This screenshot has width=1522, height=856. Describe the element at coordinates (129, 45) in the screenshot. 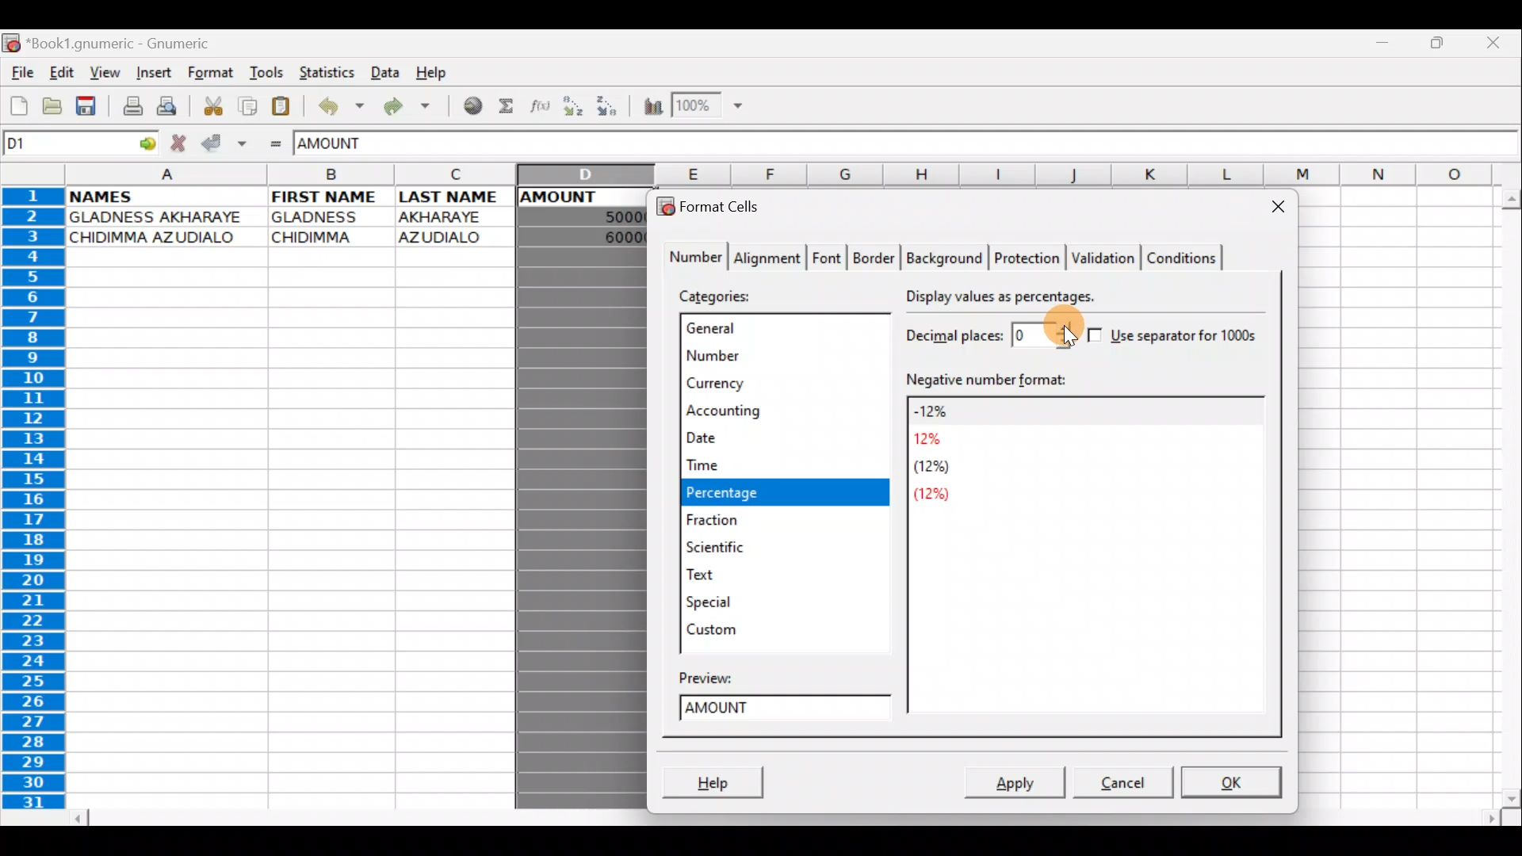

I see `*Book 1.gnumeric - Gnumeric` at that location.